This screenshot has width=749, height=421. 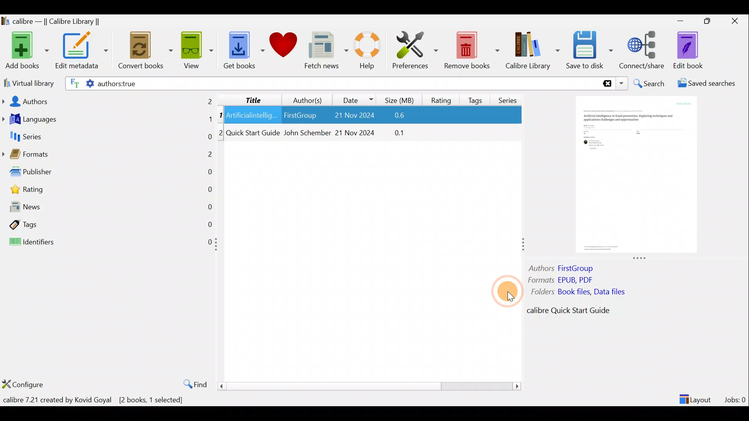 I want to click on Authors: FirstGroup, so click(x=563, y=269).